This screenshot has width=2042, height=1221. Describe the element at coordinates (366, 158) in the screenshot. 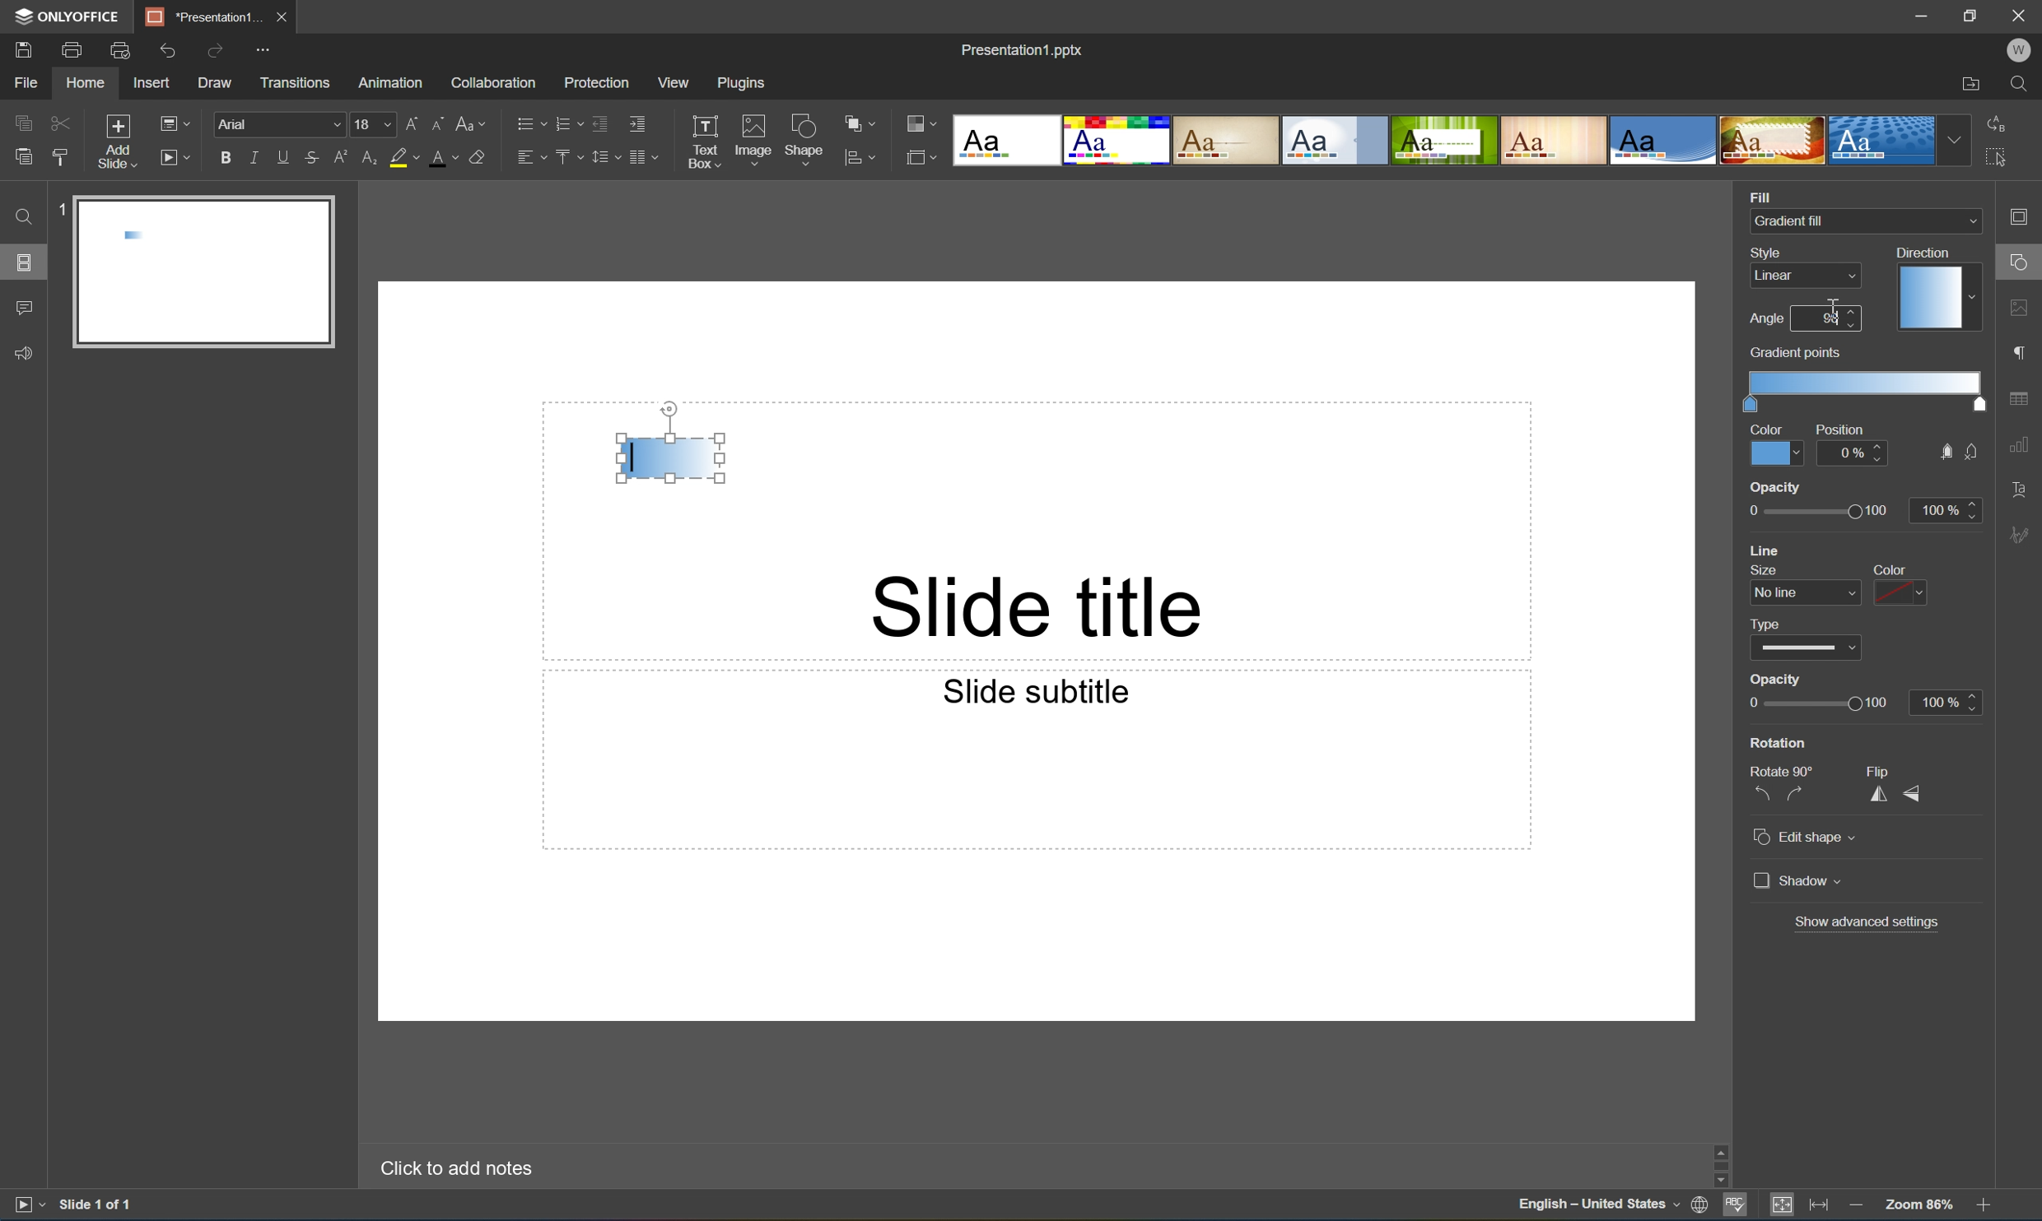

I see `Subscript` at that location.